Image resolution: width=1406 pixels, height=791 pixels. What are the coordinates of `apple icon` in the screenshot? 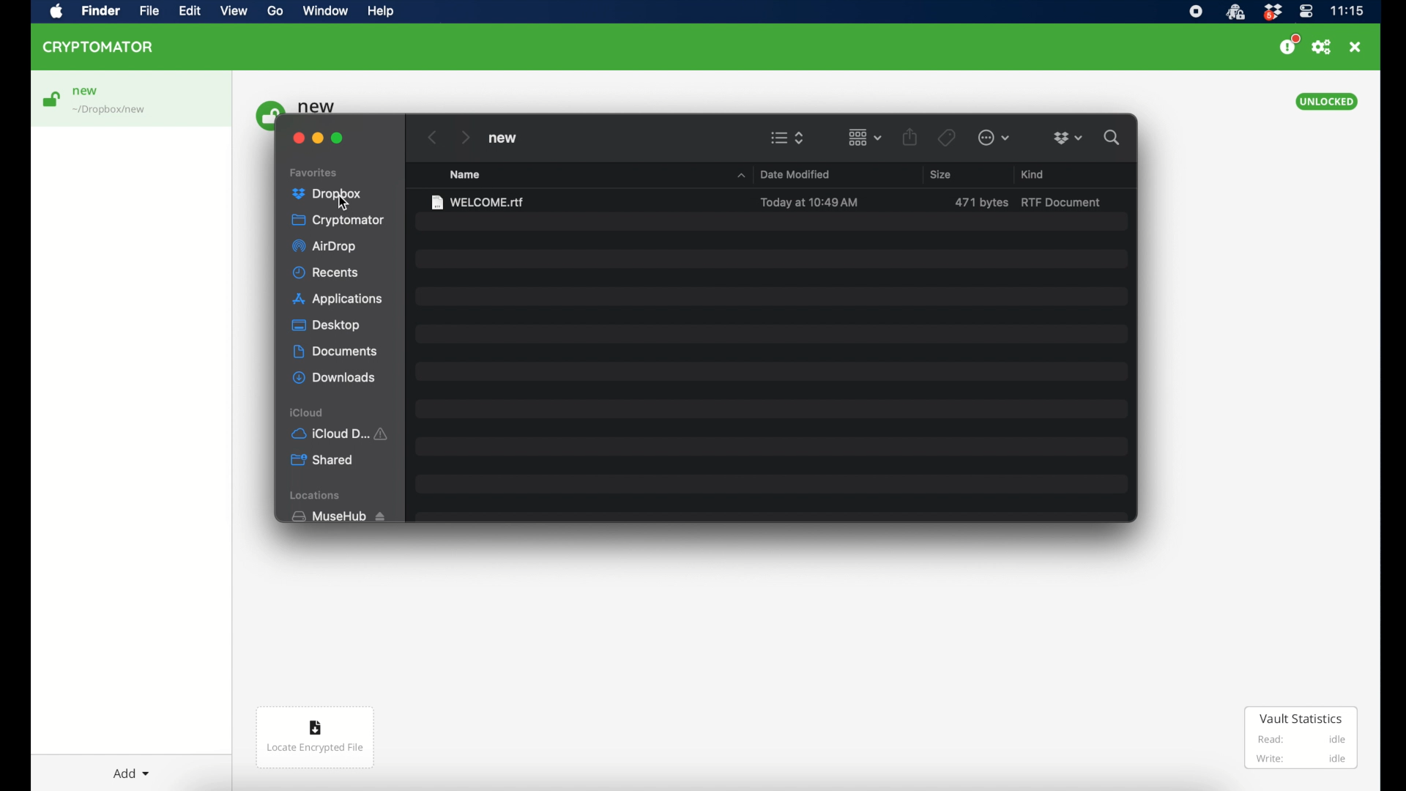 It's located at (57, 12).